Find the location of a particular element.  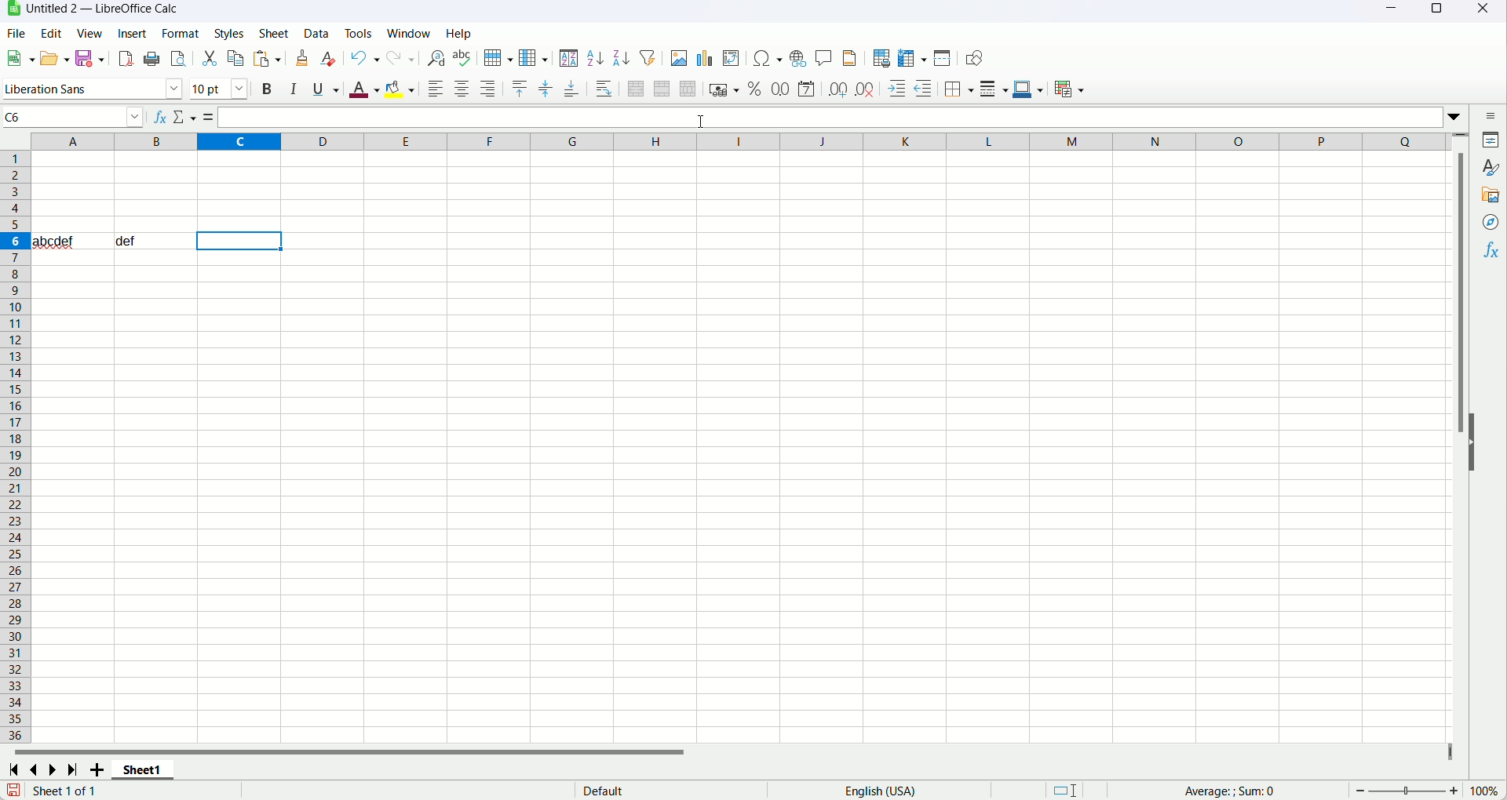

english (USA) is located at coordinates (879, 791).